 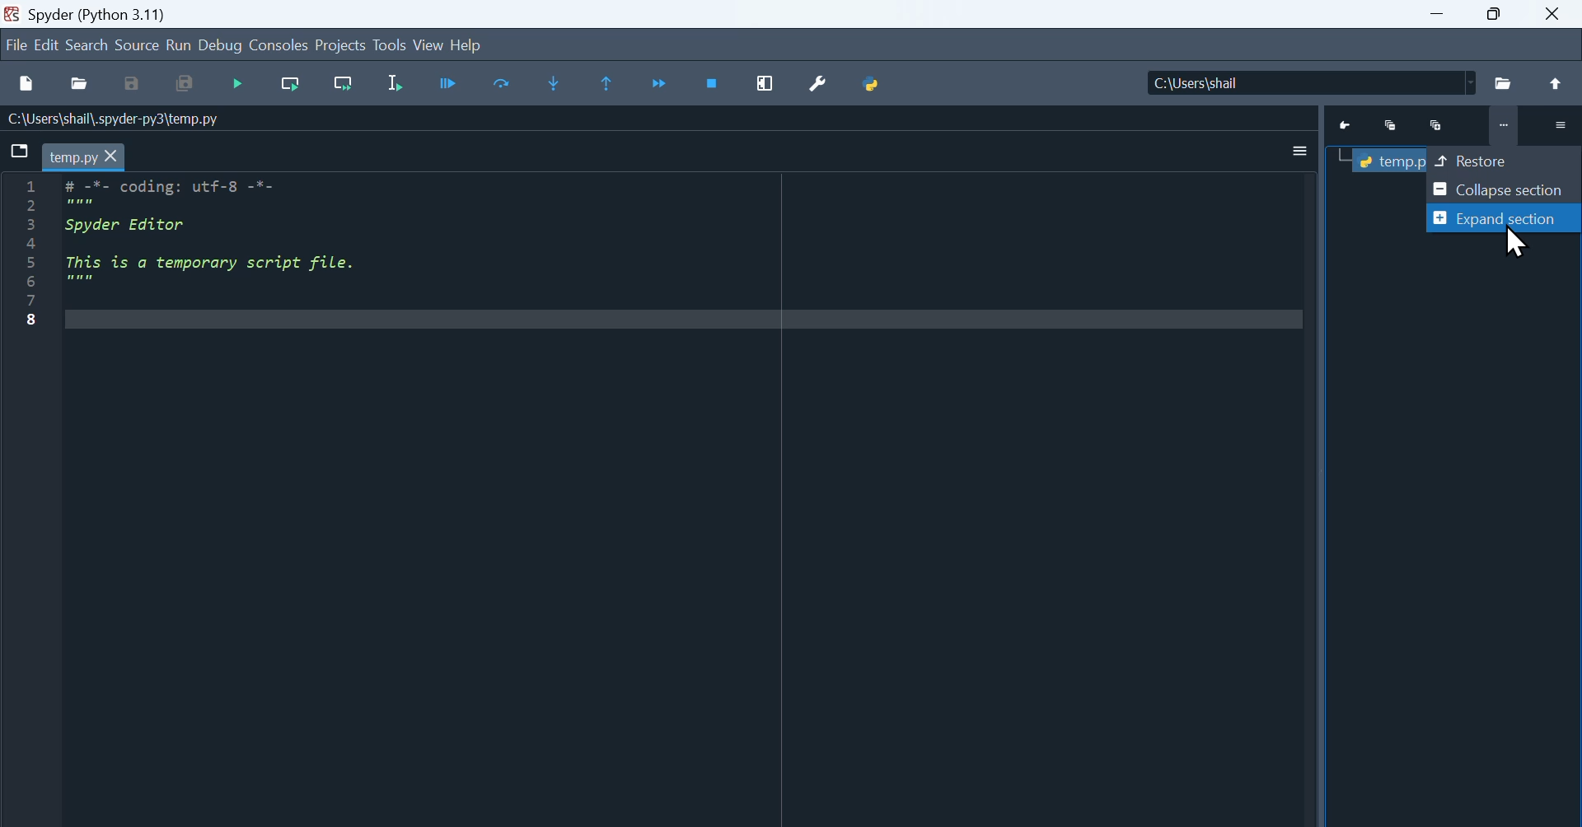 What do you see at coordinates (88, 46) in the screenshot?
I see `search` at bounding box center [88, 46].